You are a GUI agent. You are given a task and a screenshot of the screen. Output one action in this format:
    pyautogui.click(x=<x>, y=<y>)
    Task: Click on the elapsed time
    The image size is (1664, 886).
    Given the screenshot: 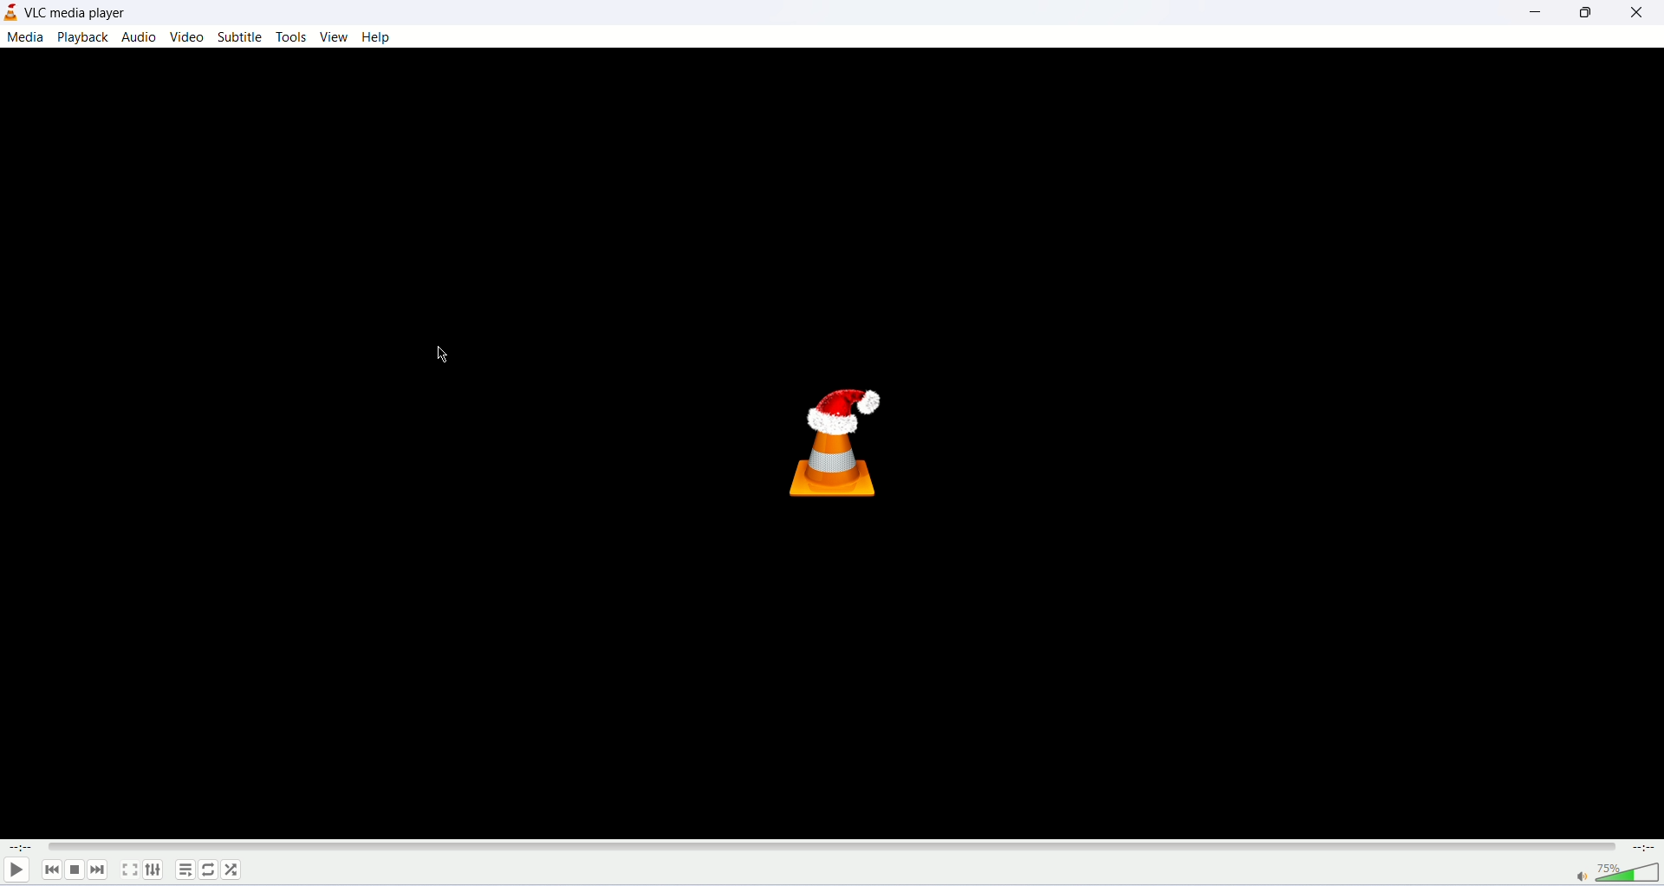 What is the action you would take?
    pyautogui.click(x=21, y=846)
    